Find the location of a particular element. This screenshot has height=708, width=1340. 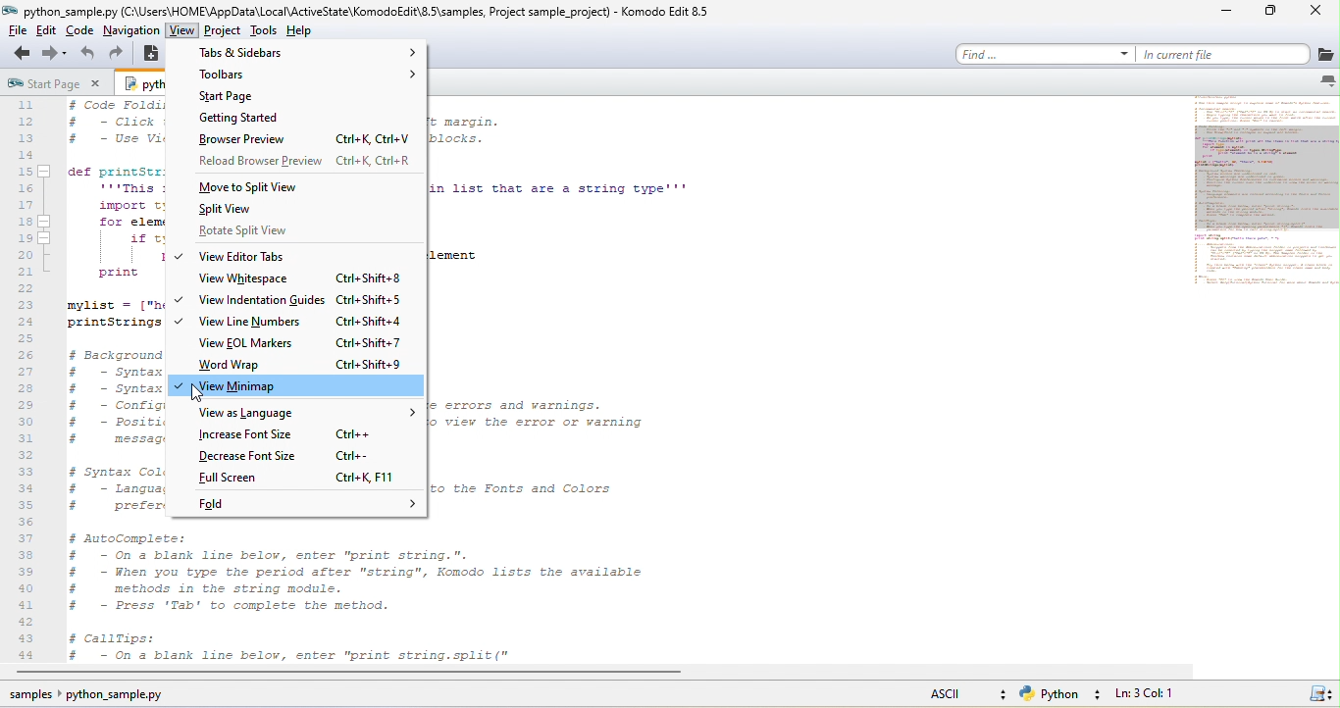

view whitespace is located at coordinates (296, 278).